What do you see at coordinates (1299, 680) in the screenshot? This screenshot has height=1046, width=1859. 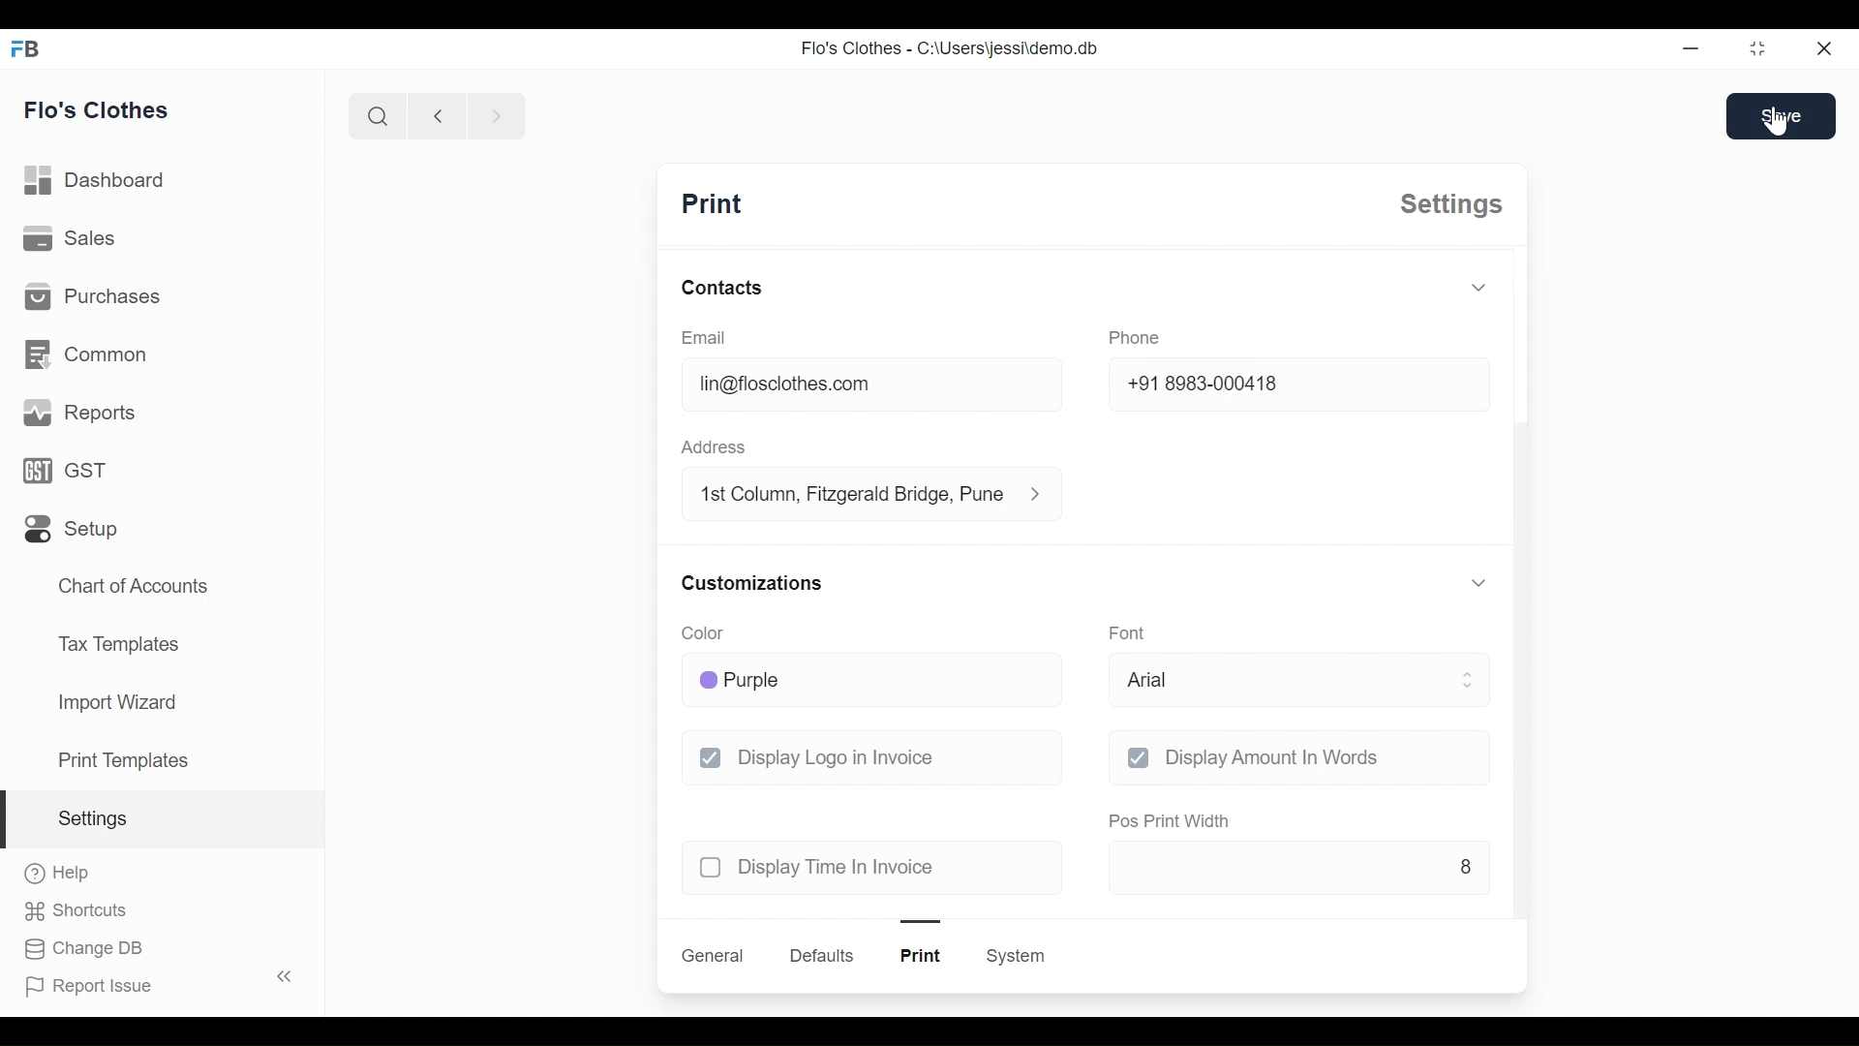 I see `arial` at bounding box center [1299, 680].